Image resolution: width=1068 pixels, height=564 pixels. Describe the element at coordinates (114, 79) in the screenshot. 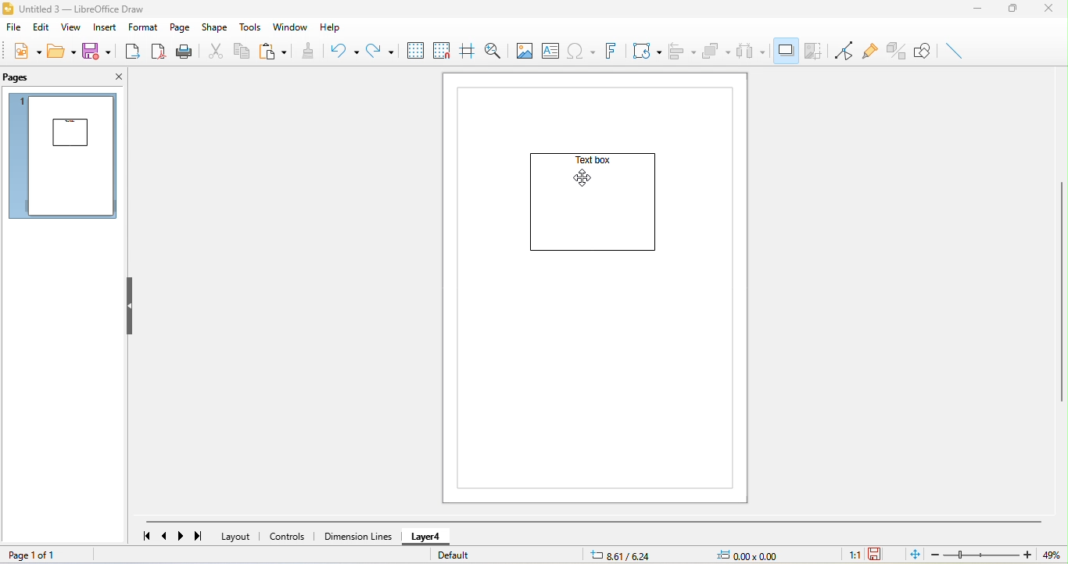

I see `close` at that location.